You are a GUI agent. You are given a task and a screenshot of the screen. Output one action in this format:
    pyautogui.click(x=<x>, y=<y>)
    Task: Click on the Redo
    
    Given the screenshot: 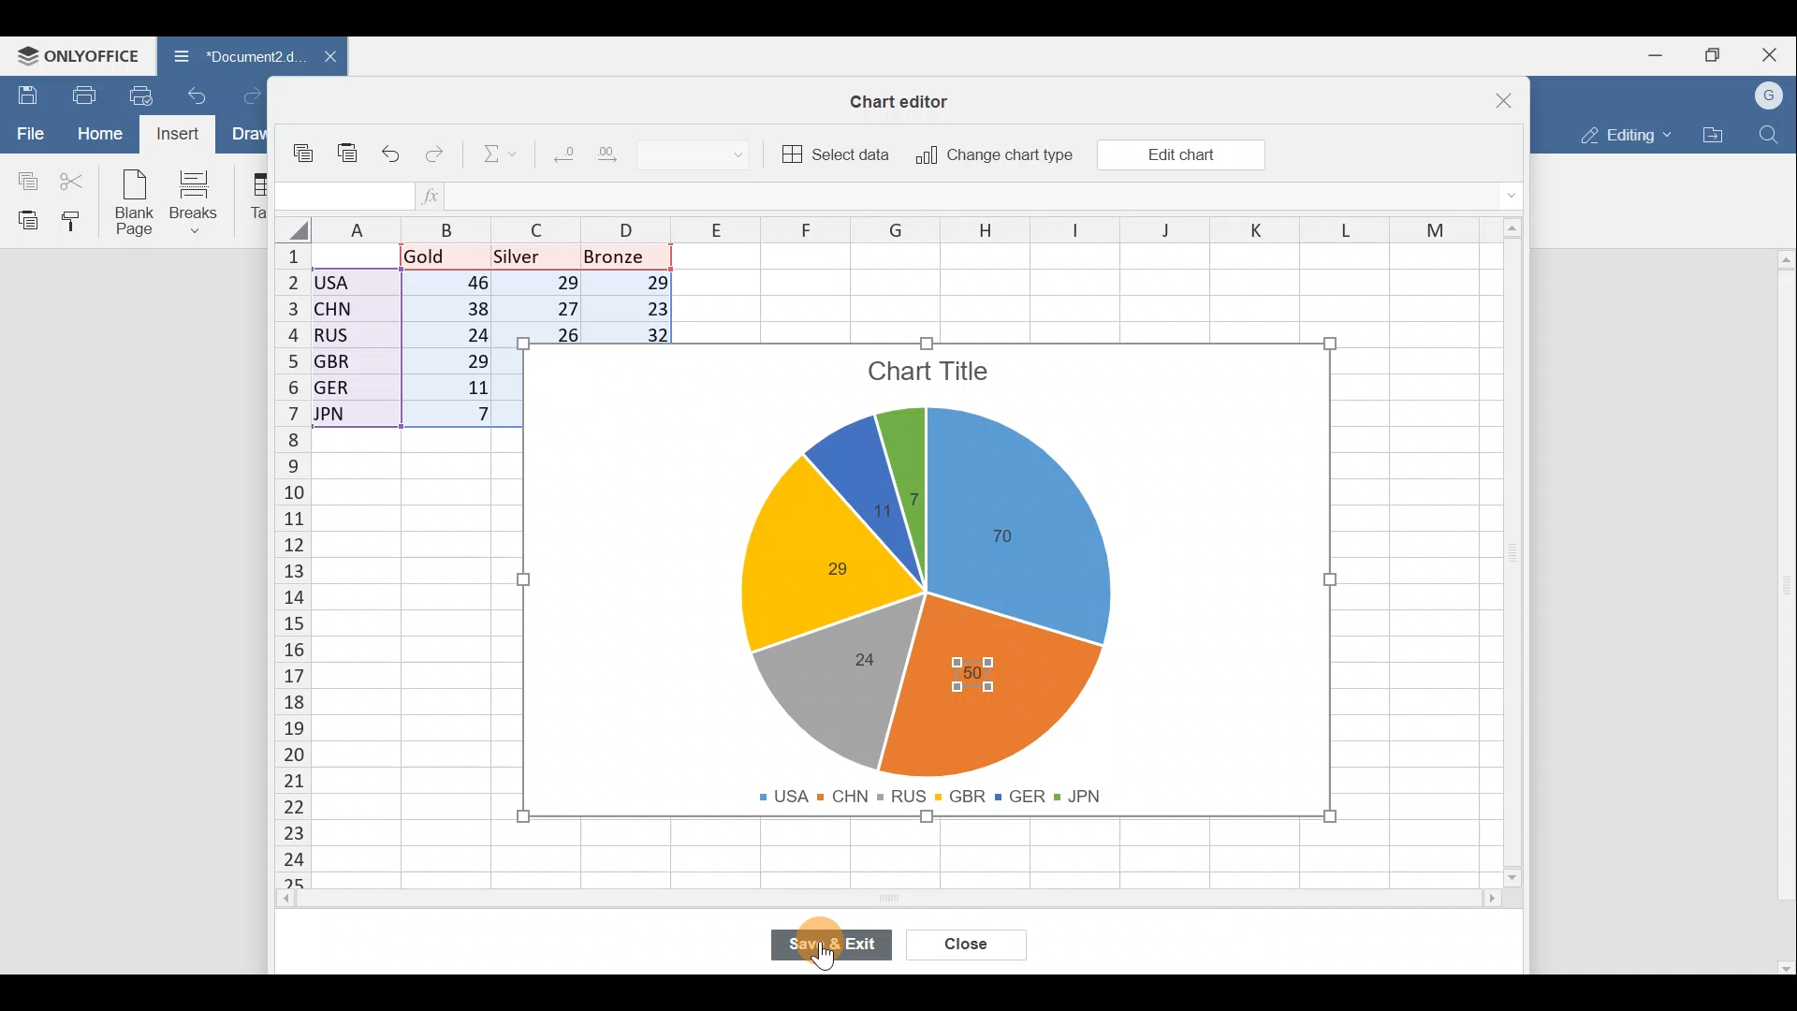 What is the action you would take?
    pyautogui.click(x=259, y=97)
    